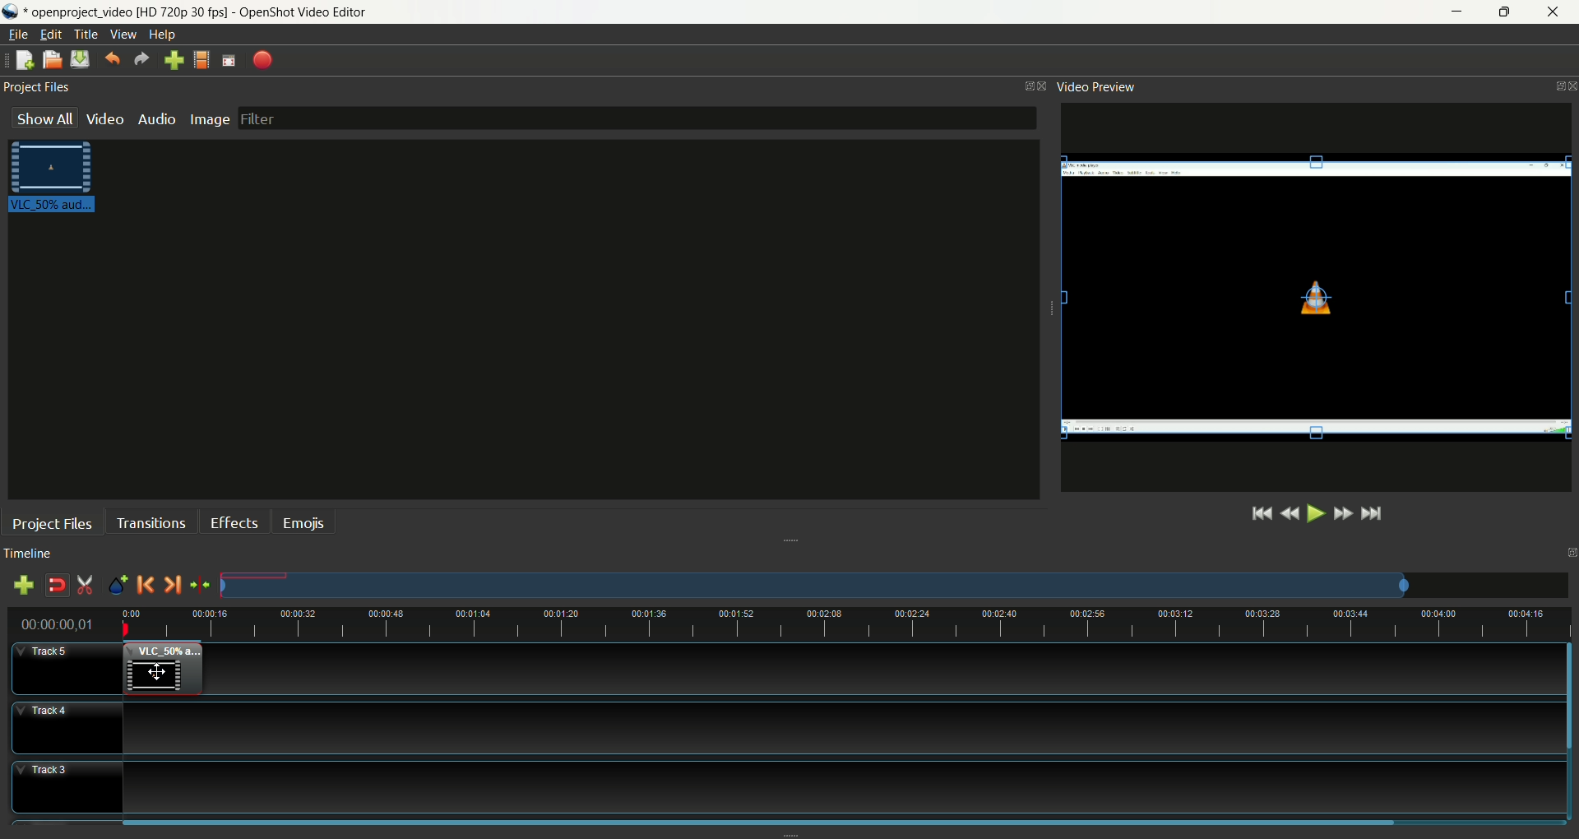  What do you see at coordinates (113, 60) in the screenshot?
I see `undo` at bounding box center [113, 60].